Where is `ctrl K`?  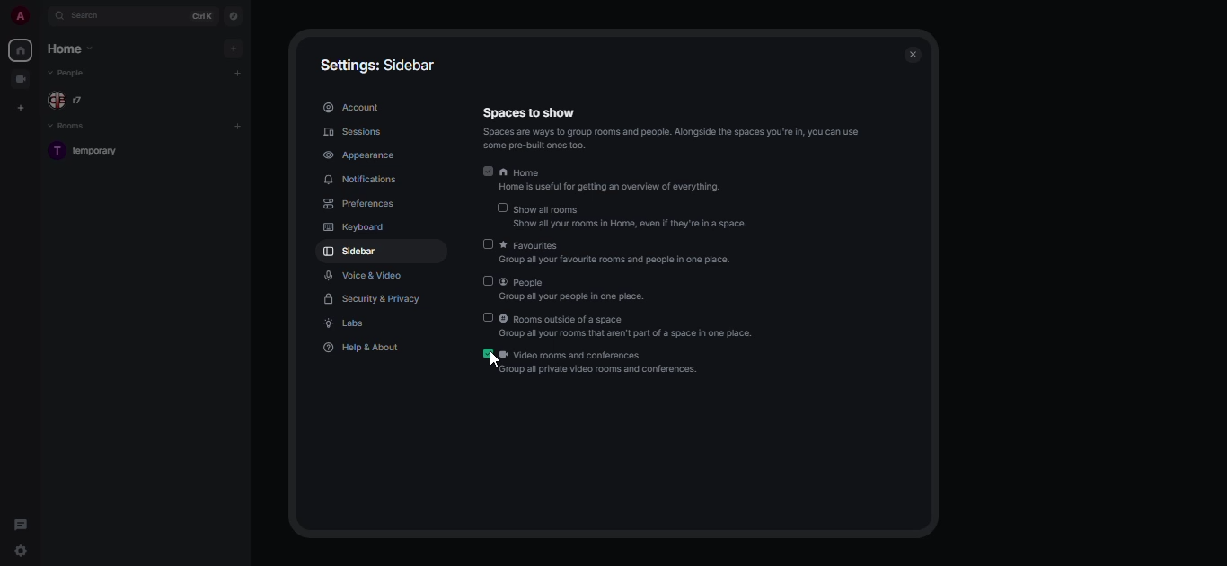 ctrl K is located at coordinates (198, 16).